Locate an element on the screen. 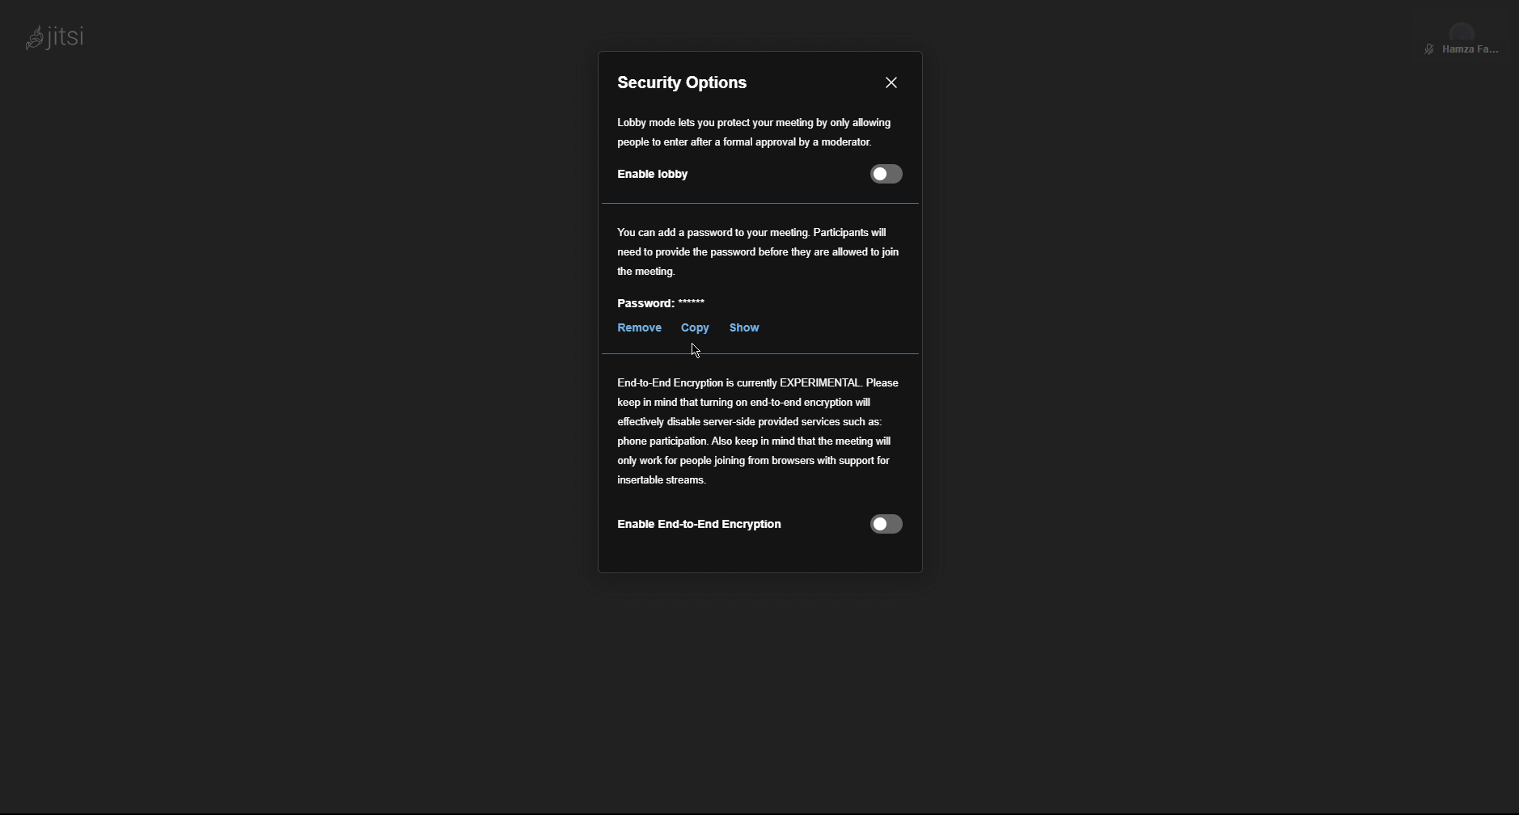 This screenshot has height=815, width=1519. Cursor is located at coordinates (694, 350).